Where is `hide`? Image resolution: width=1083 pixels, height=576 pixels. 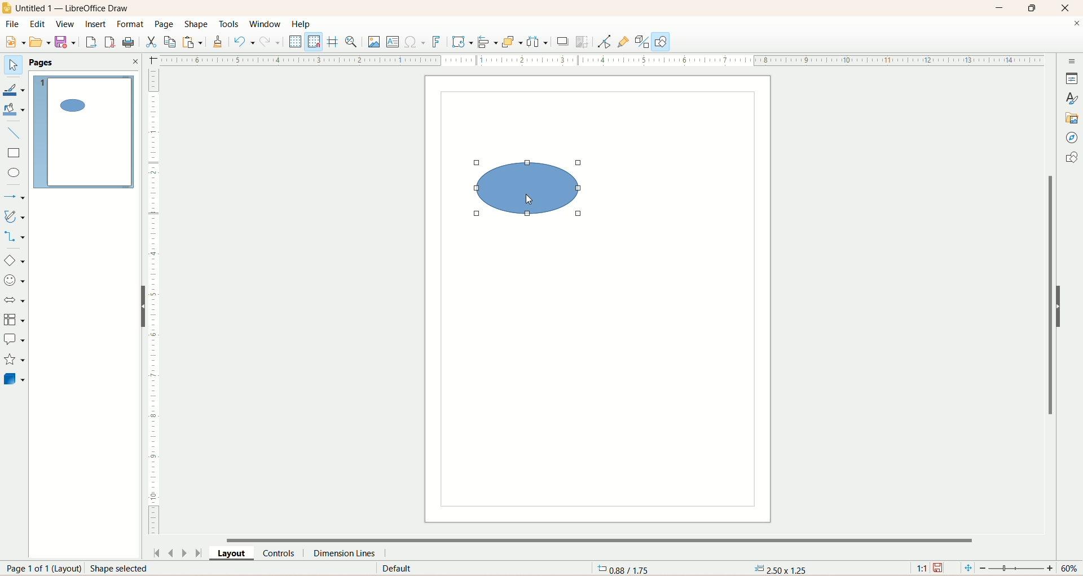
hide is located at coordinates (138, 305).